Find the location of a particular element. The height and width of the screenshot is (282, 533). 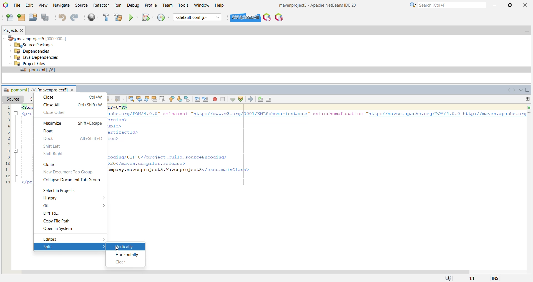

Copy File Path is located at coordinates (57, 221).